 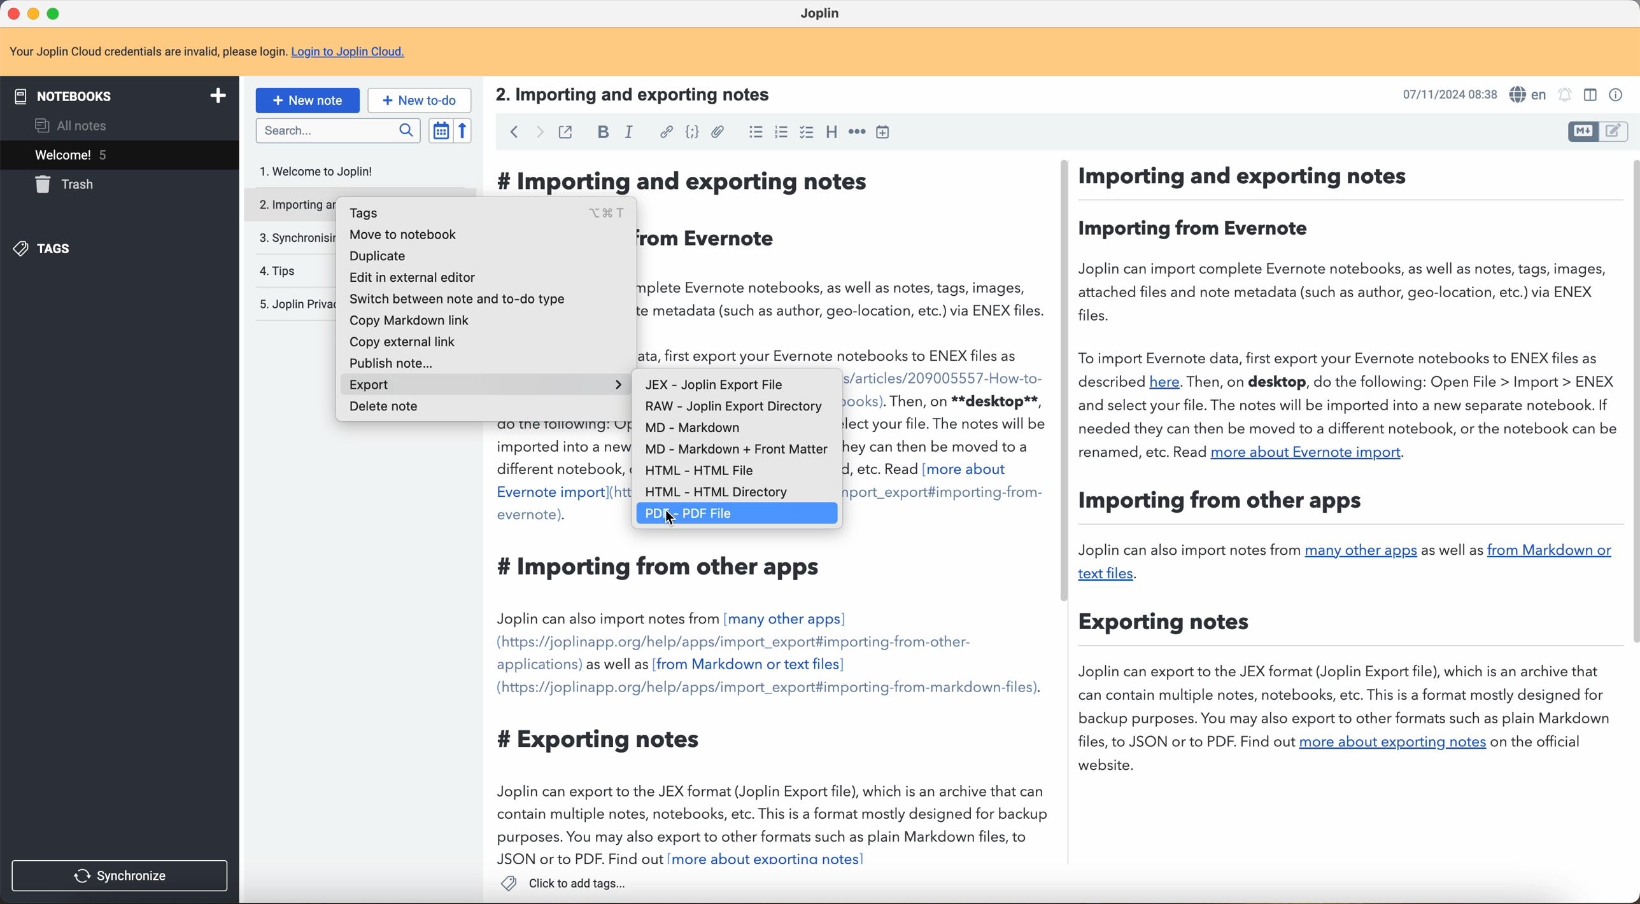 What do you see at coordinates (218, 52) in the screenshot?
I see `Your Joplin Cloud credentials are invalid, please login. Login to Joplin Cloud` at bounding box center [218, 52].